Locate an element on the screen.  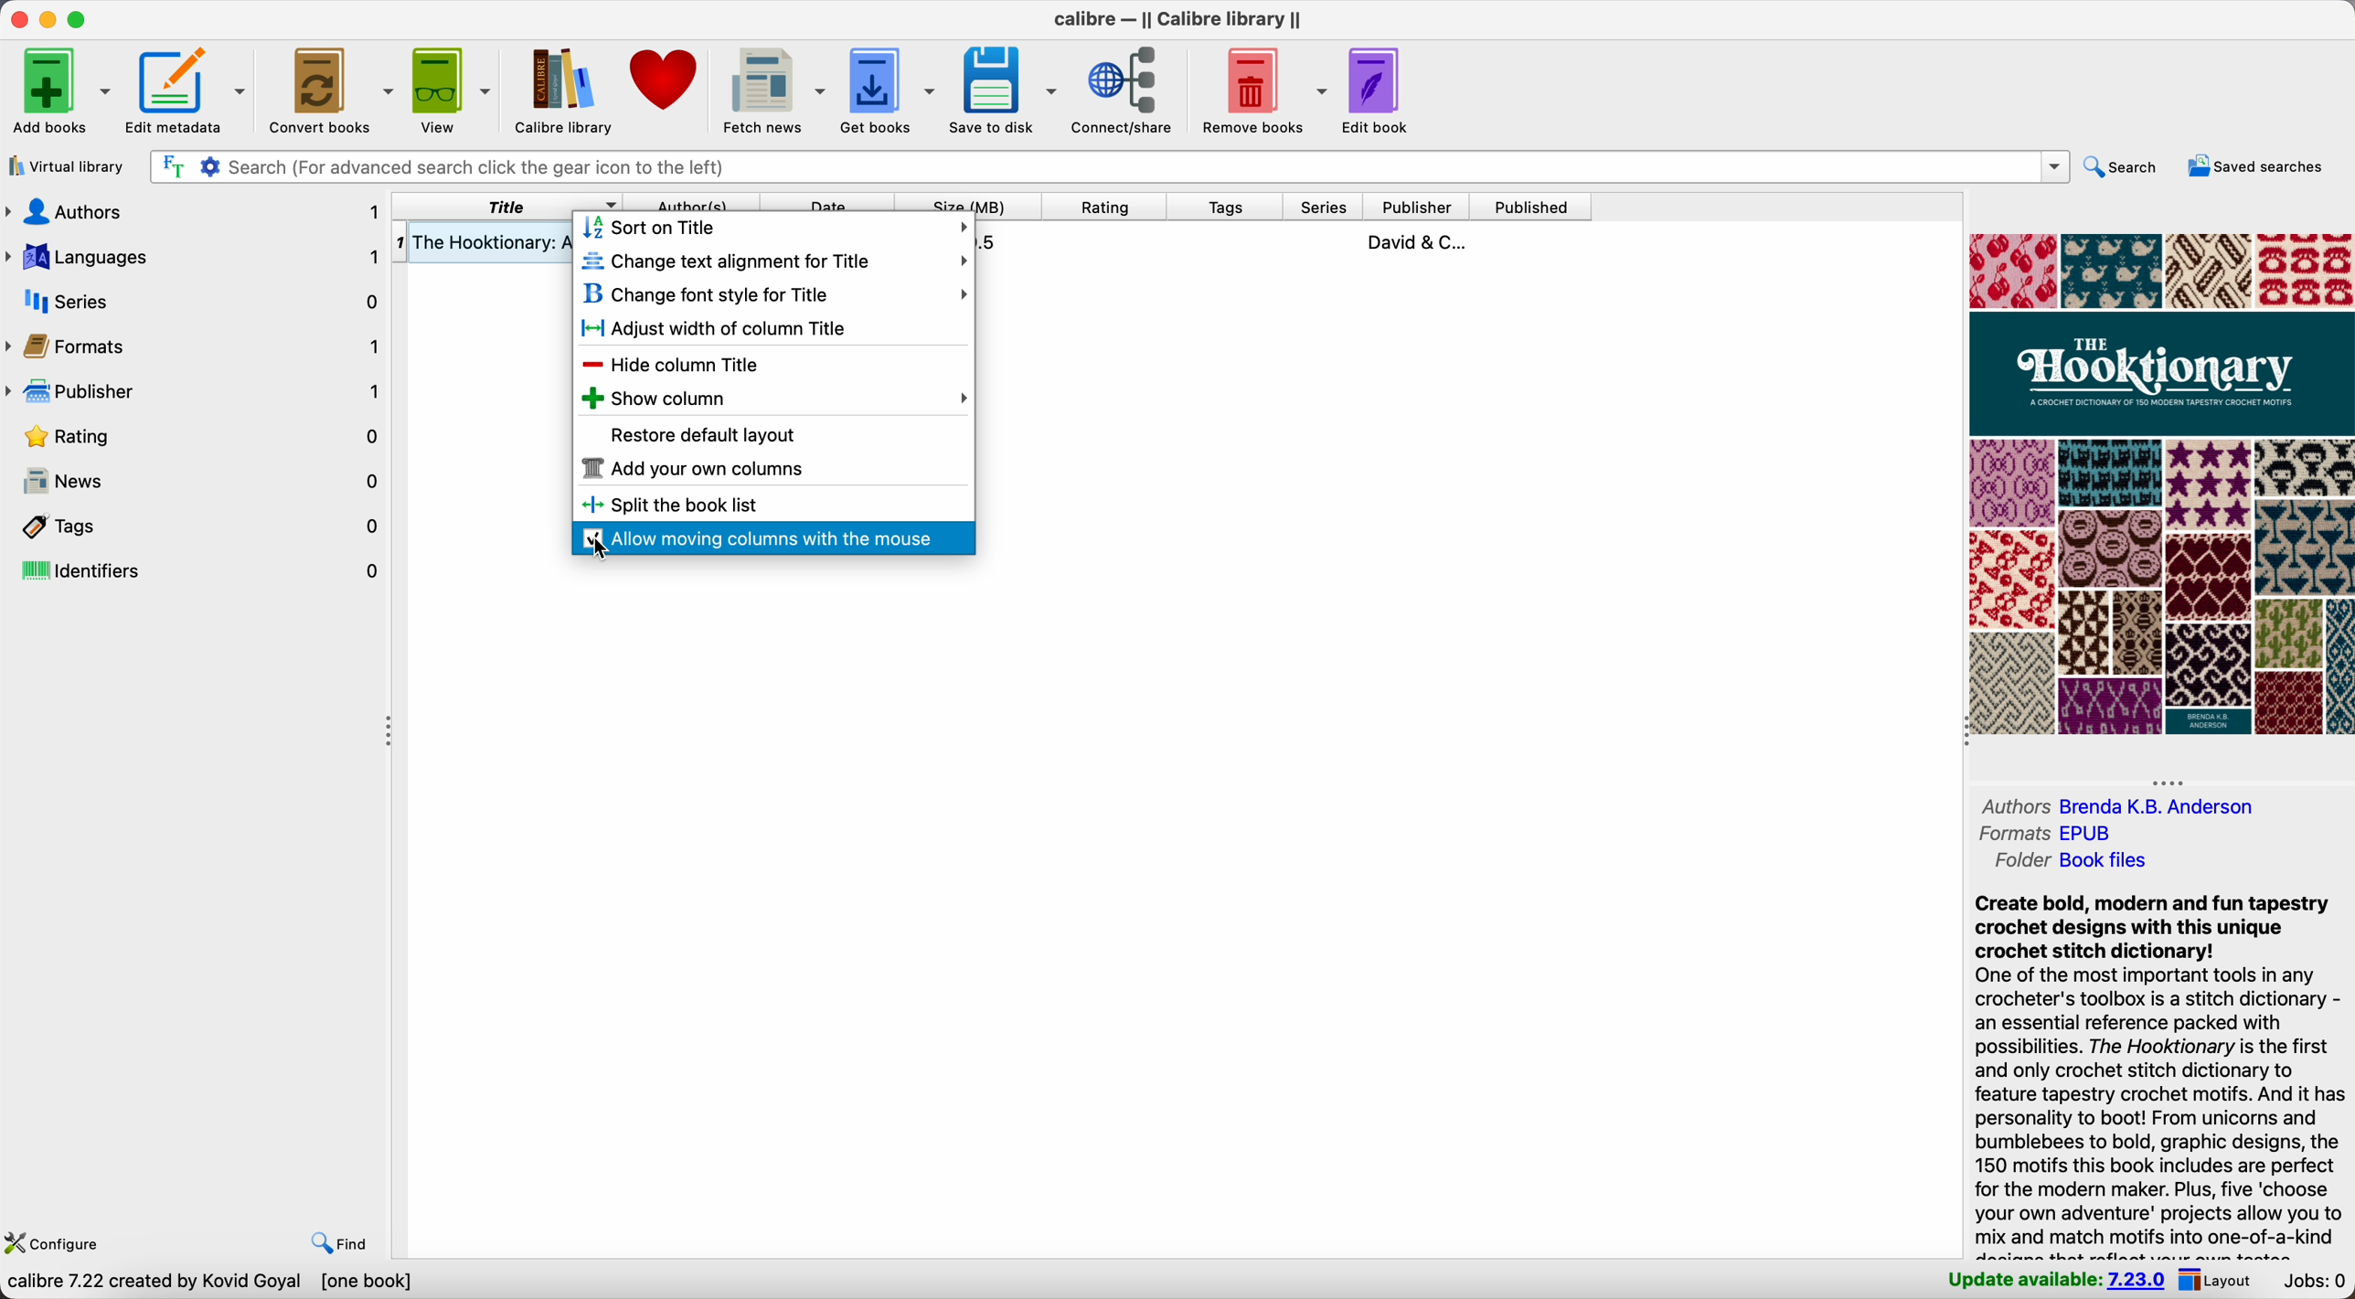
connect/share is located at coordinates (1124, 90).